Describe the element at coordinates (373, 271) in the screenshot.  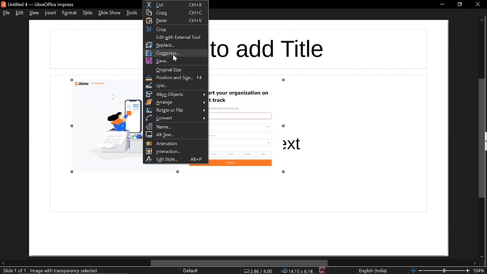
I see `language` at that location.